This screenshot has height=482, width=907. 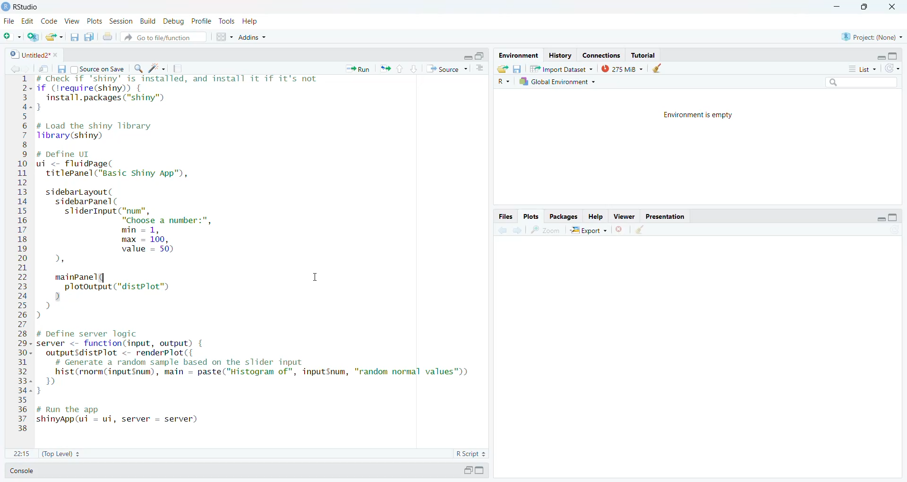 What do you see at coordinates (29, 54) in the screenshot?
I see `Untitled2 file` at bounding box center [29, 54].